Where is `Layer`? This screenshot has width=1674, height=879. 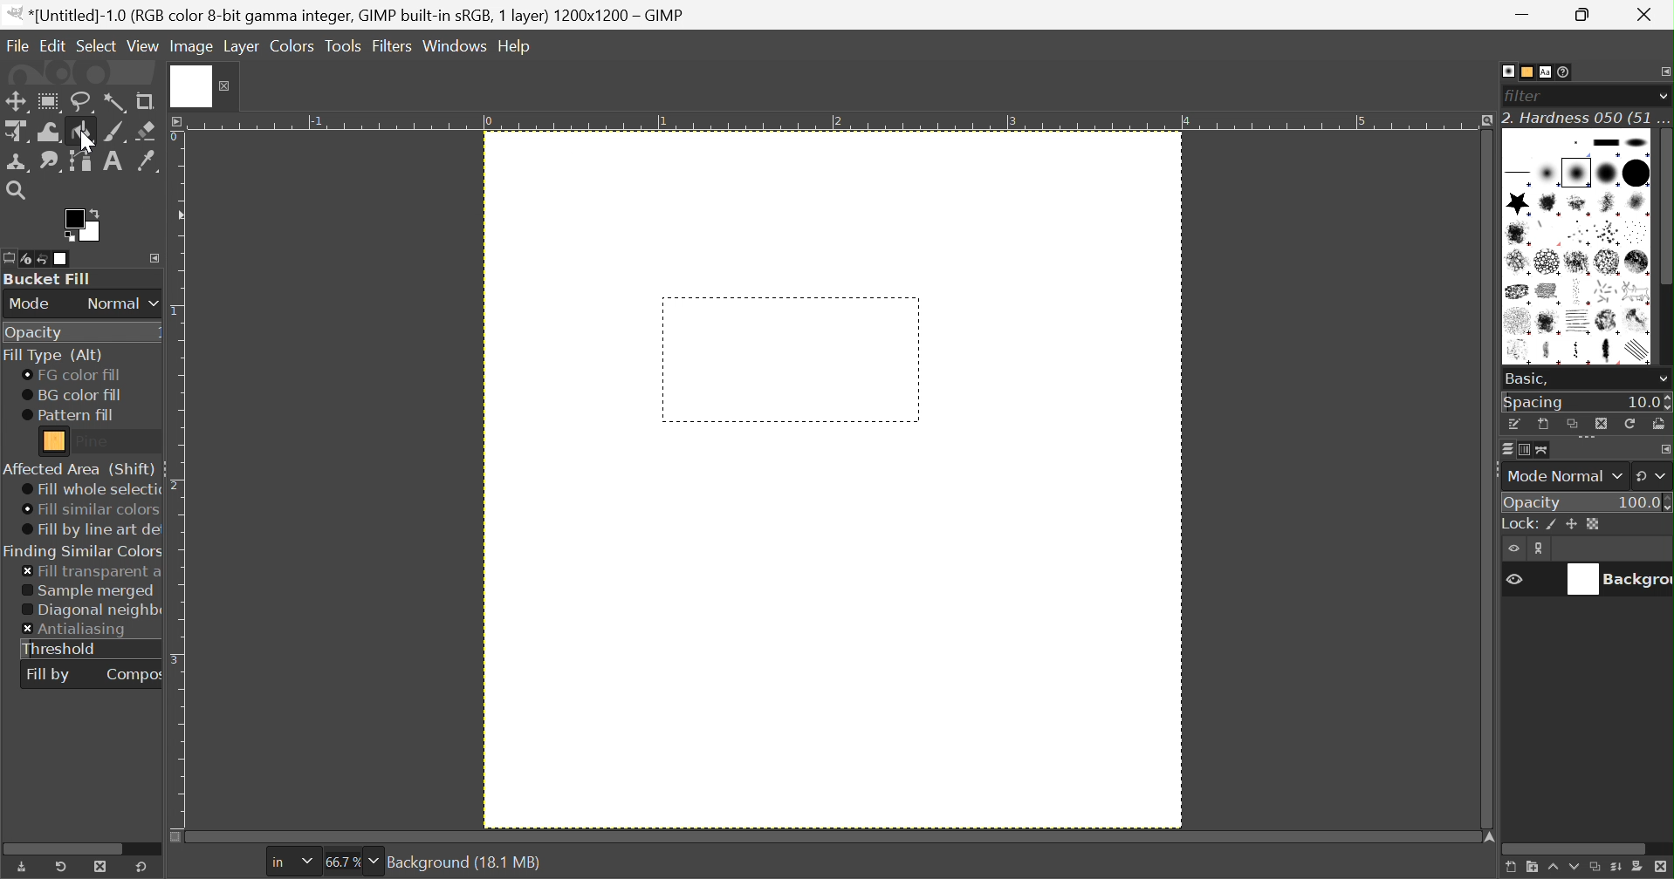
Layer is located at coordinates (242, 46).